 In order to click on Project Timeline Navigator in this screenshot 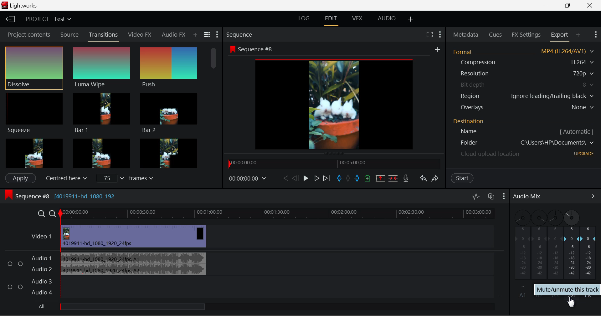, I will do `click(334, 164)`.